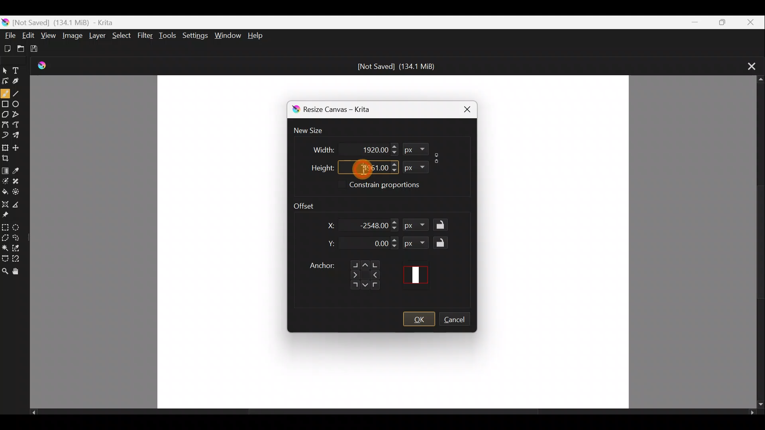 Image resolution: width=765 pixels, height=430 pixels. Describe the element at coordinates (363, 149) in the screenshot. I see `1920.00` at that location.